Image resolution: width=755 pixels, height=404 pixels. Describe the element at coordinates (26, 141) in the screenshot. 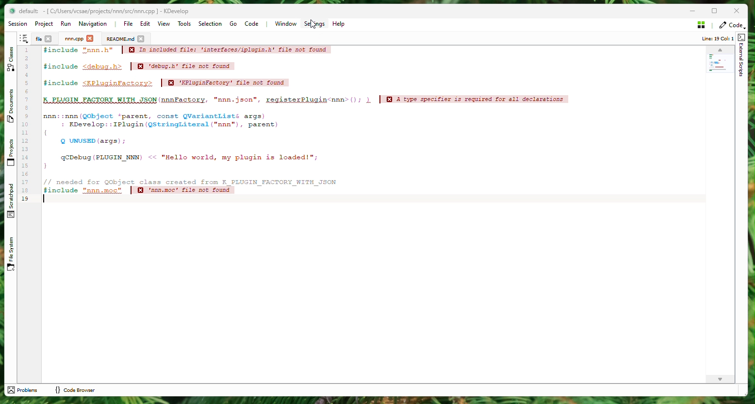

I see `12` at that location.